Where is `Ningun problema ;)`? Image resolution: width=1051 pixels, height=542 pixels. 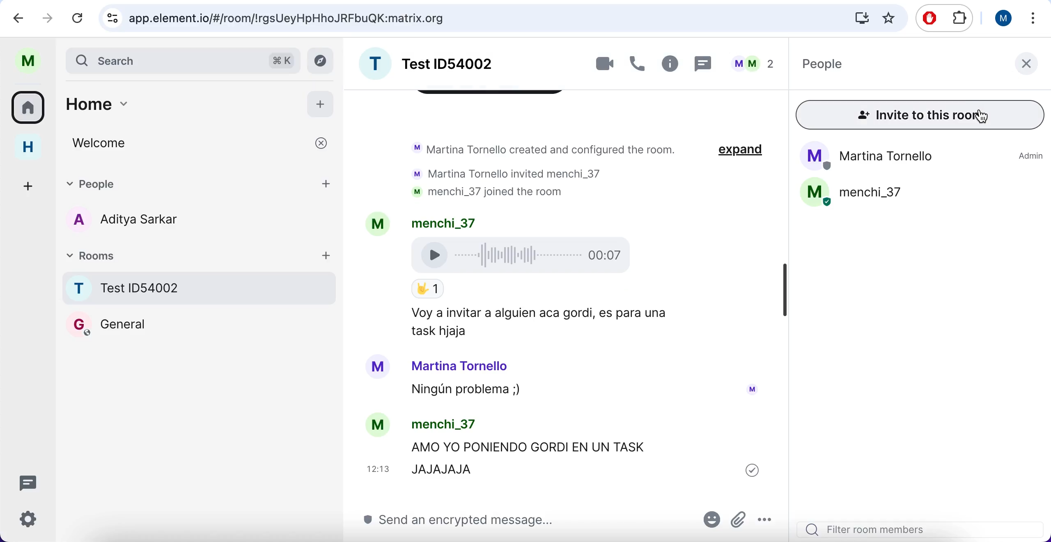
Ningun problema ;) is located at coordinates (474, 390).